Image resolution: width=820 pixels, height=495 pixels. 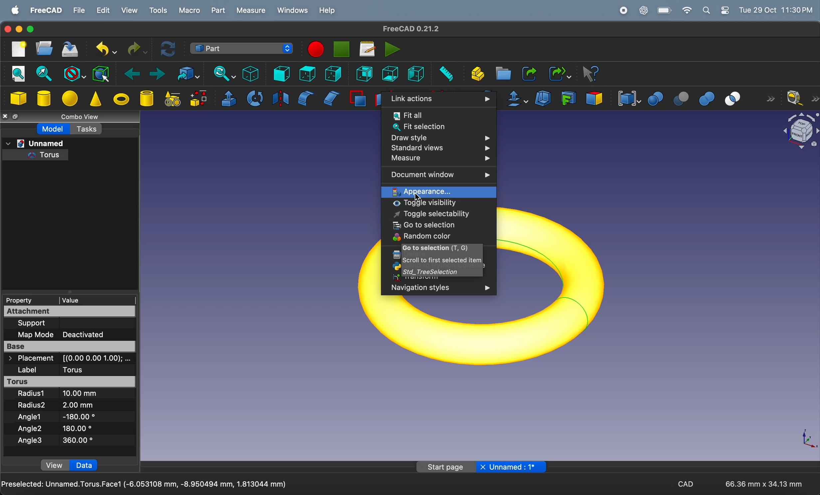 I want to click on redo, so click(x=136, y=48).